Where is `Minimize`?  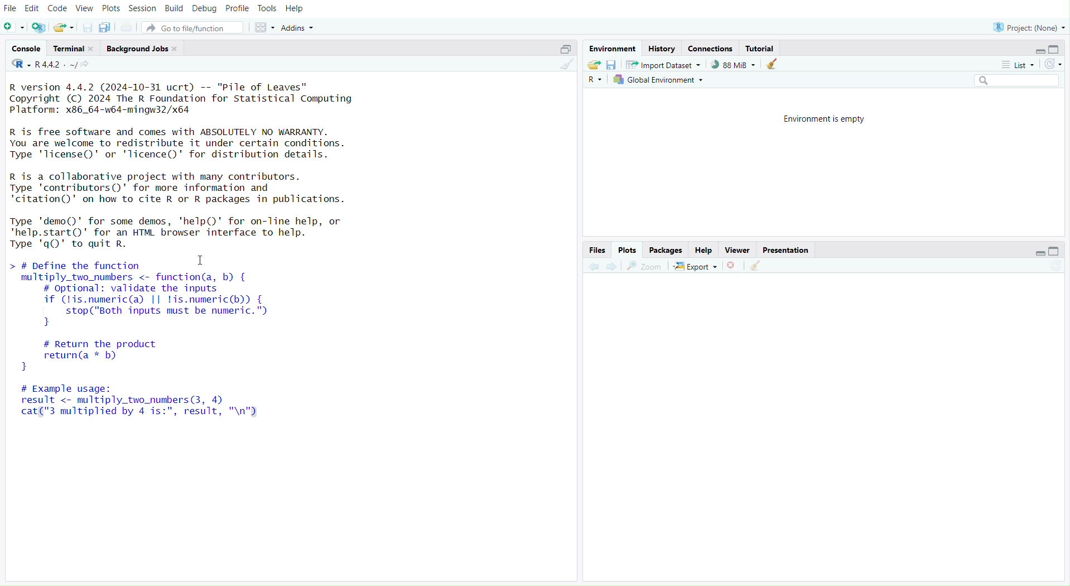 Minimize is located at coordinates (1040, 51).